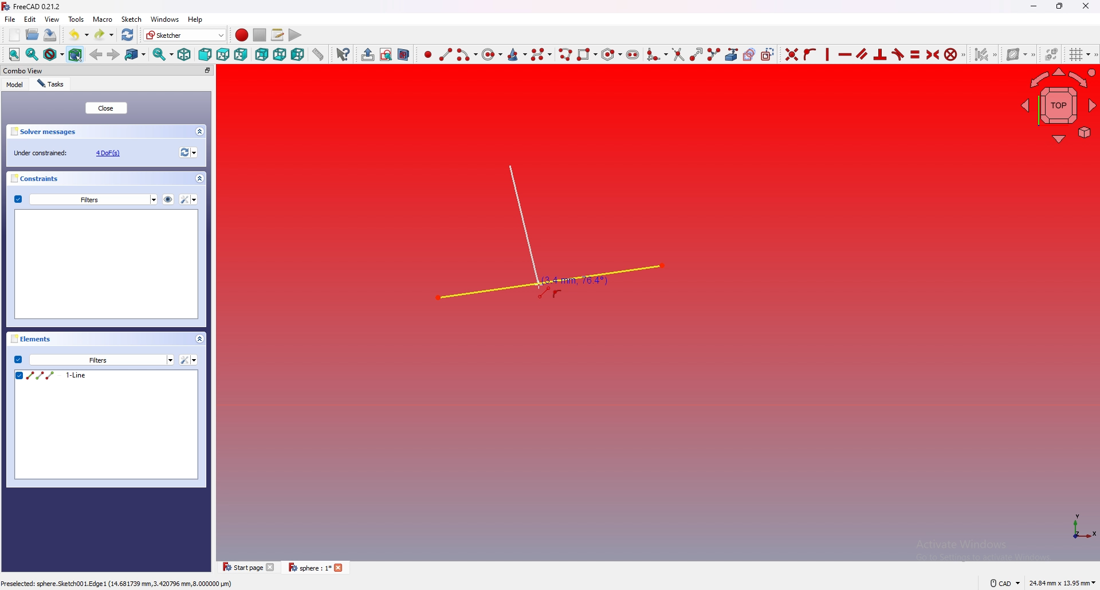 The image size is (1100, 590). Describe the element at coordinates (318, 54) in the screenshot. I see `Measure distance` at that location.